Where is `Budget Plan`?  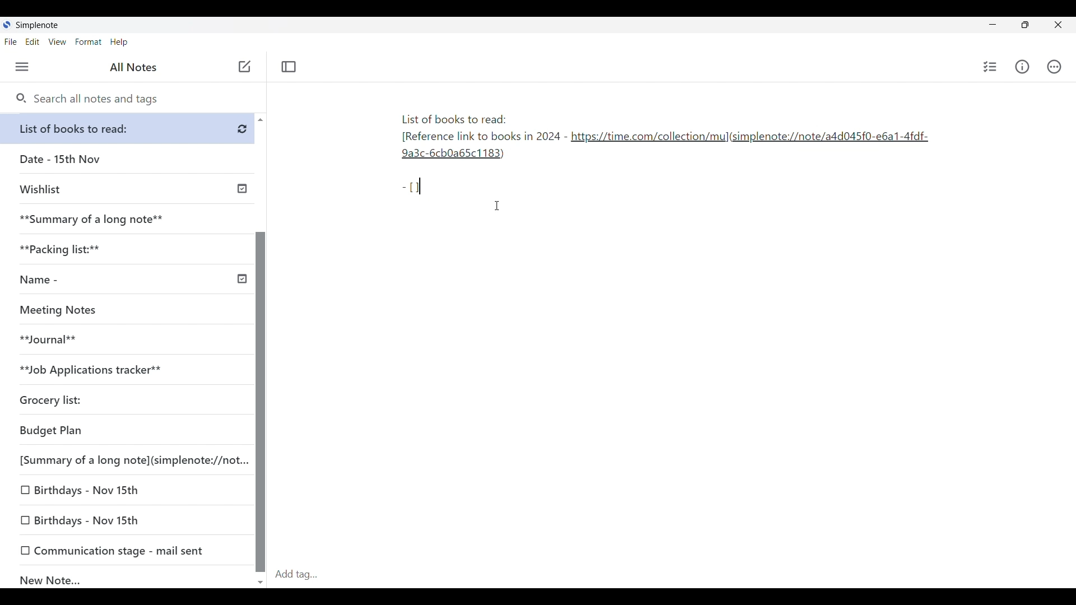 Budget Plan is located at coordinates (126, 431).